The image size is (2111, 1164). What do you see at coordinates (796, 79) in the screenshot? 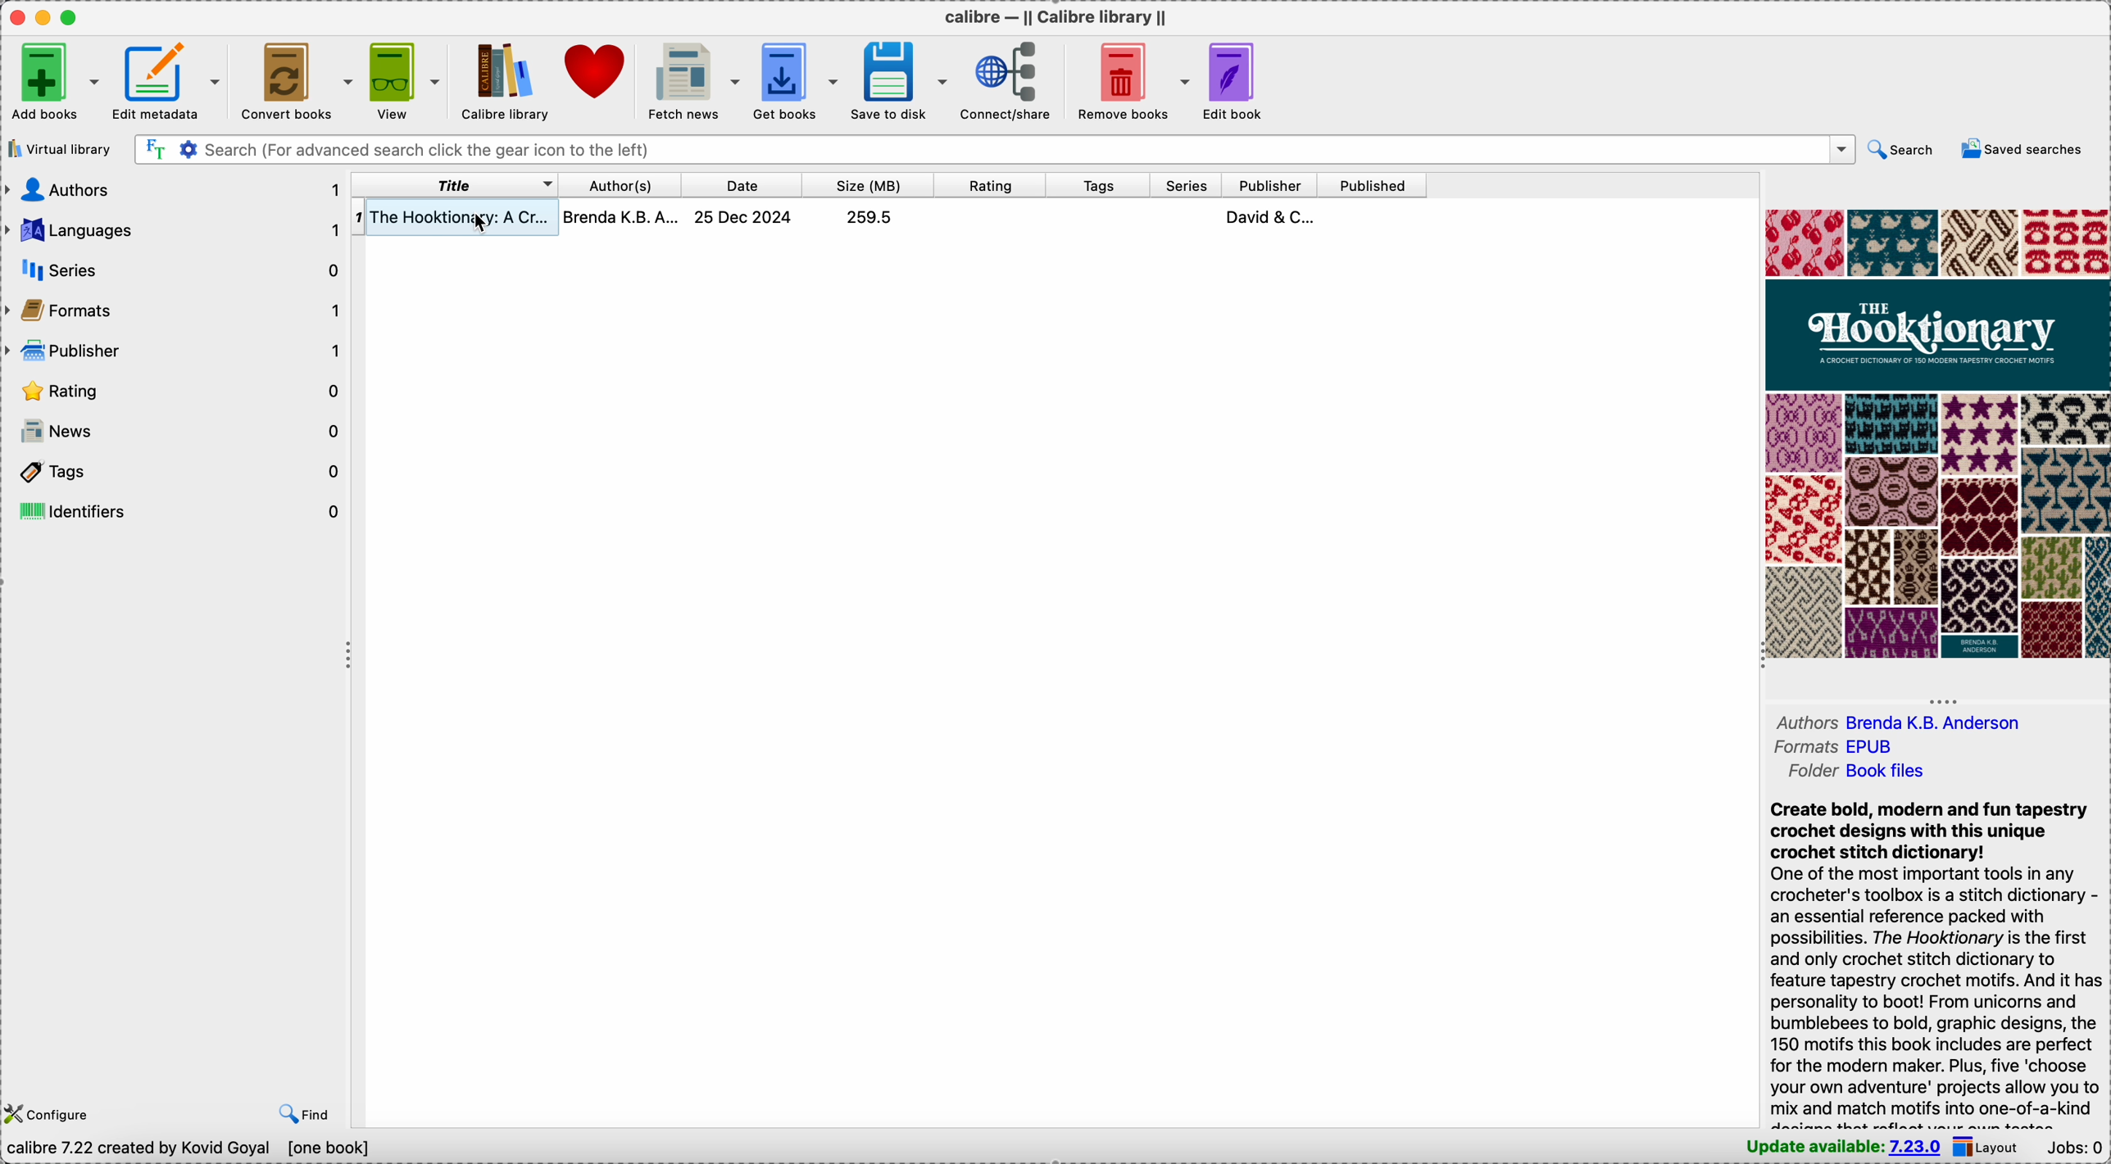
I see `get books` at bounding box center [796, 79].